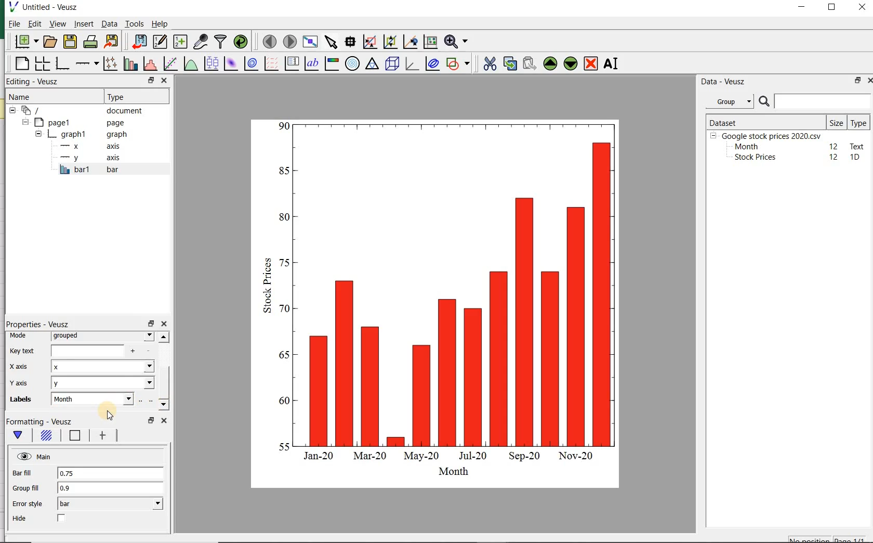 This screenshot has width=873, height=543. What do you see at coordinates (129, 64) in the screenshot?
I see `plot bar charts` at bounding box center [129, 64].